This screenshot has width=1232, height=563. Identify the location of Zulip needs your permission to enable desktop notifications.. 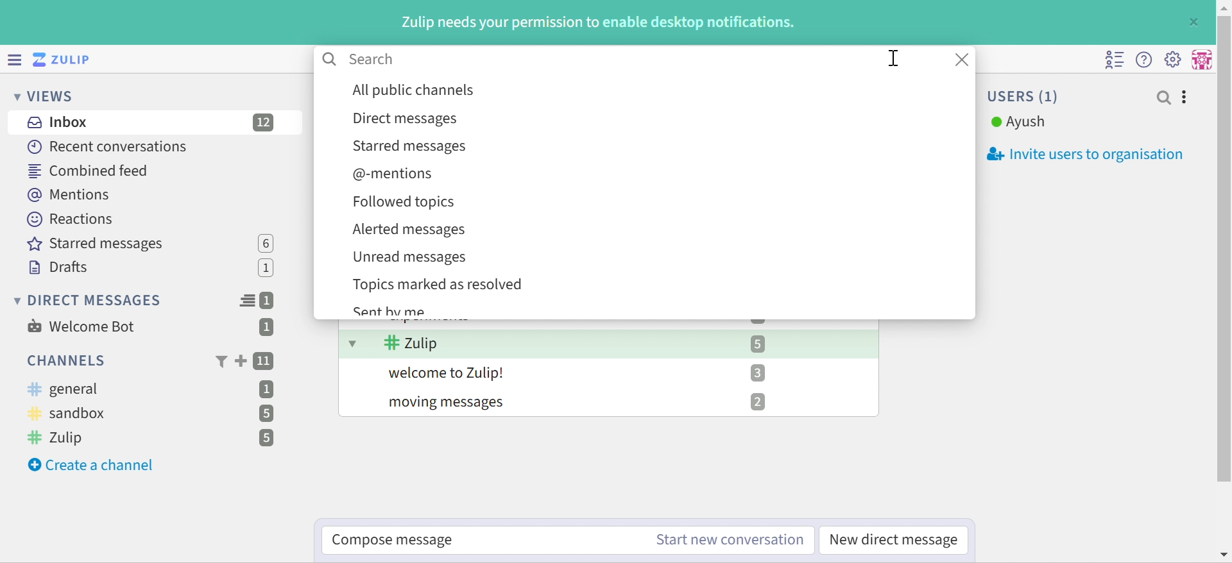
(600, 23).